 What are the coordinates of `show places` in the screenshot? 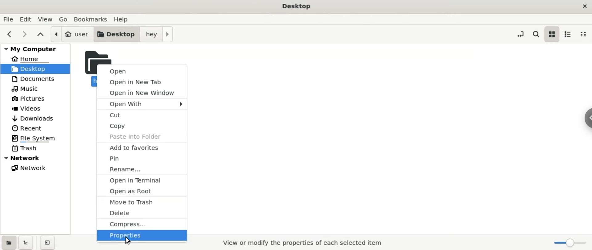 It's located at (8, 242).